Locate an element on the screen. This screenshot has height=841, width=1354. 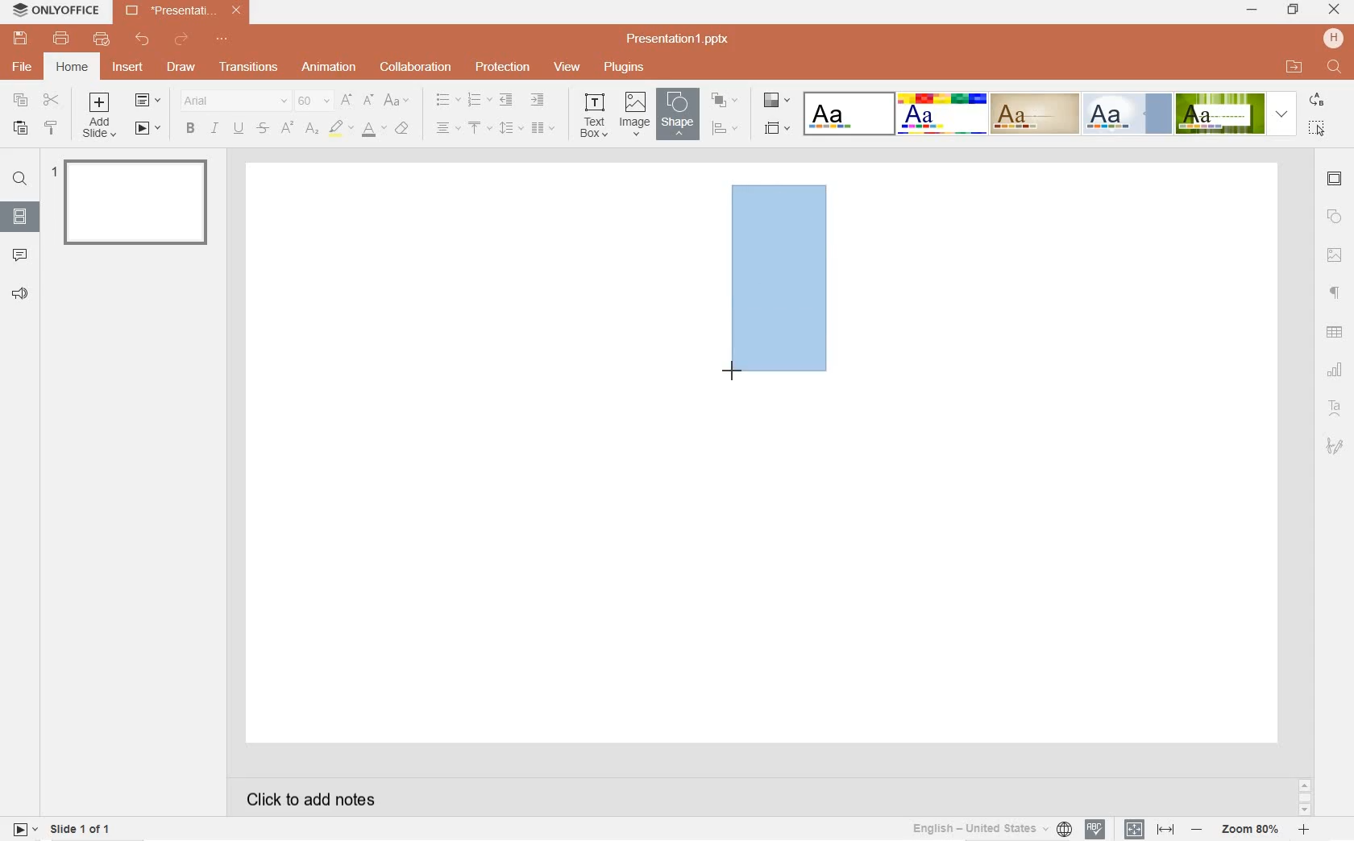
Zoom 80% is located at coordinates (1252, 831).